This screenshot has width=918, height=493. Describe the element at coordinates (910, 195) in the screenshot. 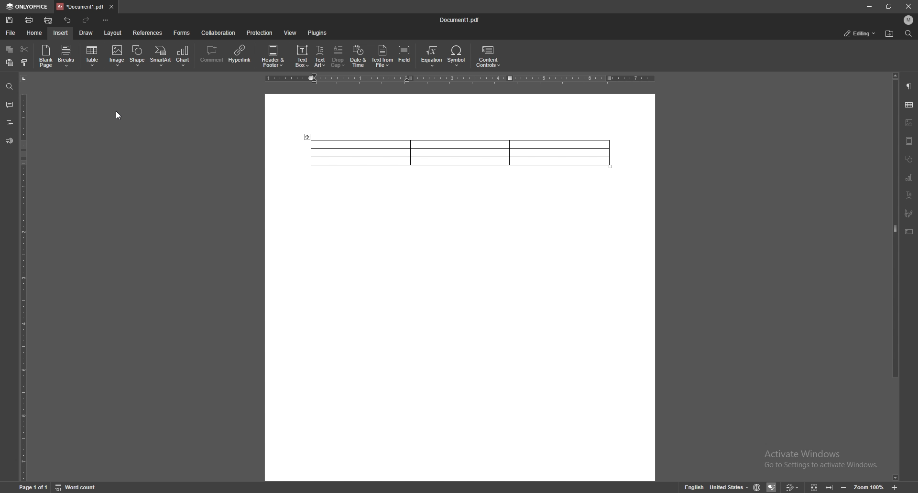

I see `text art` at that location.